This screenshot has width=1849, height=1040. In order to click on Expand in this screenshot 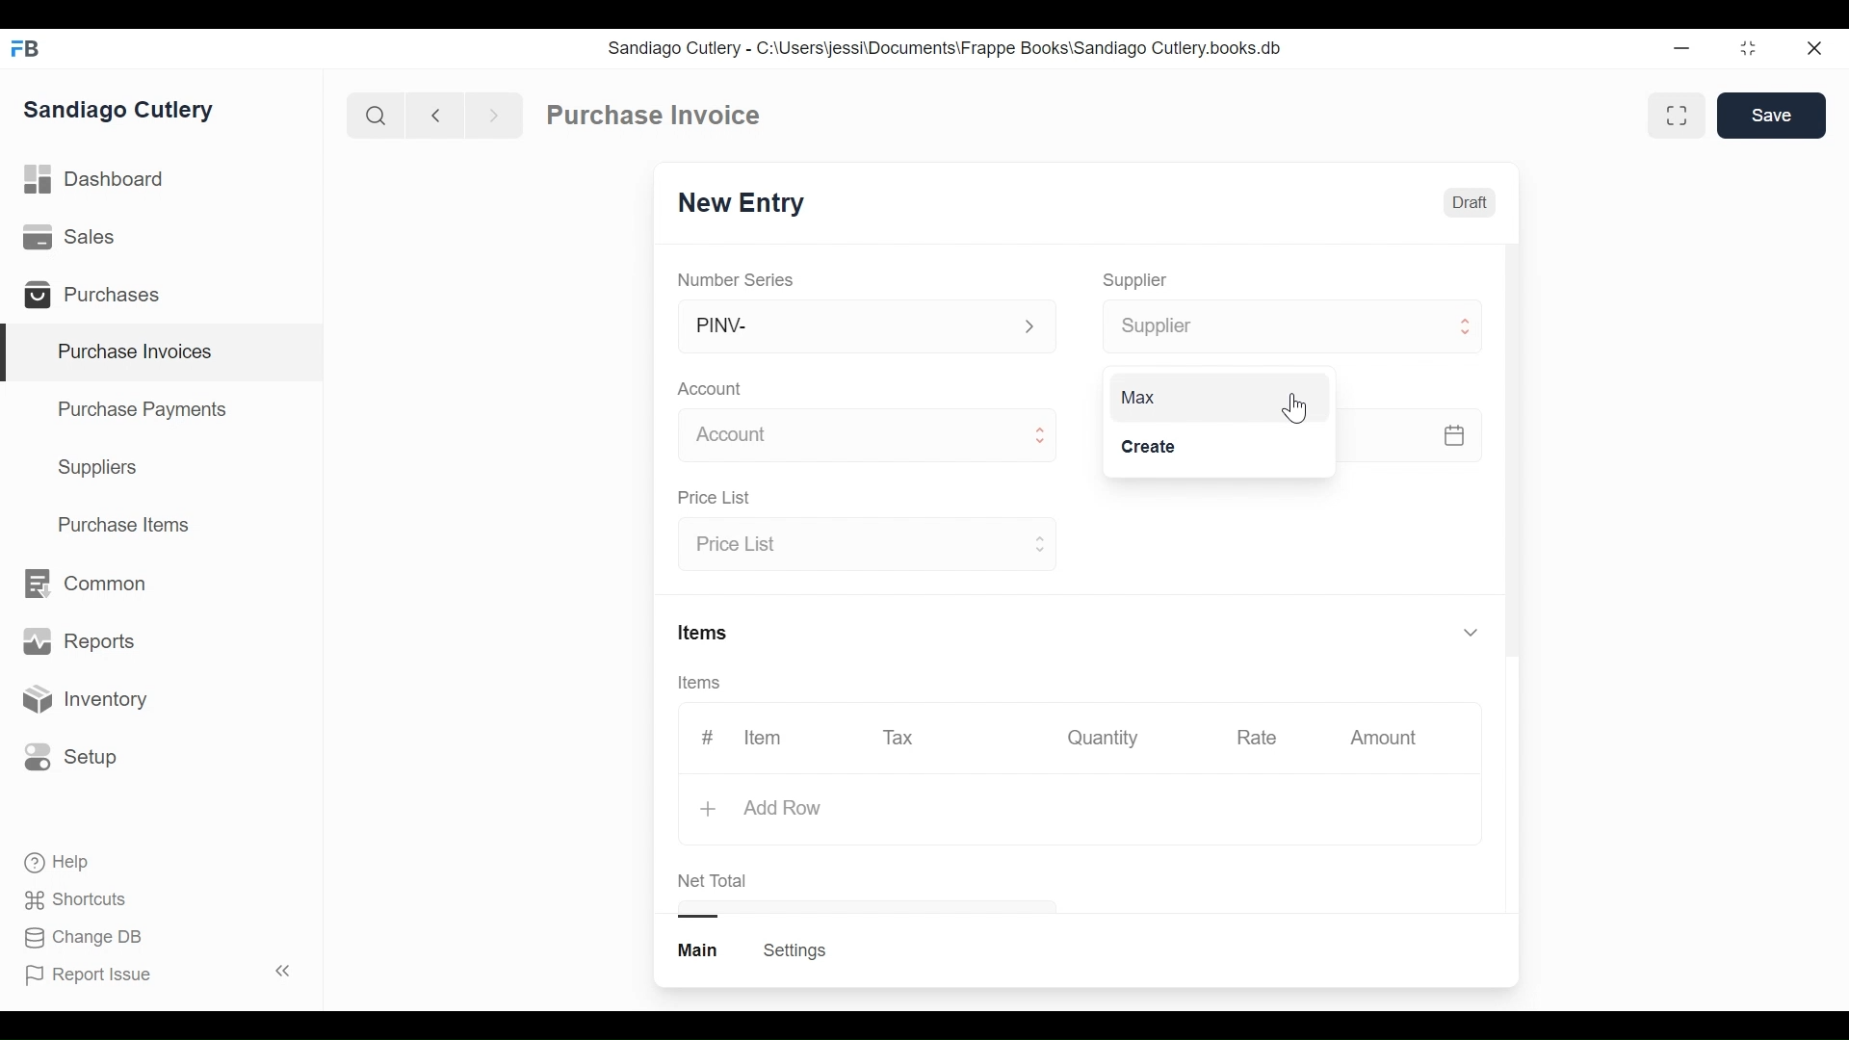, I will do `click(1038, 542)`.